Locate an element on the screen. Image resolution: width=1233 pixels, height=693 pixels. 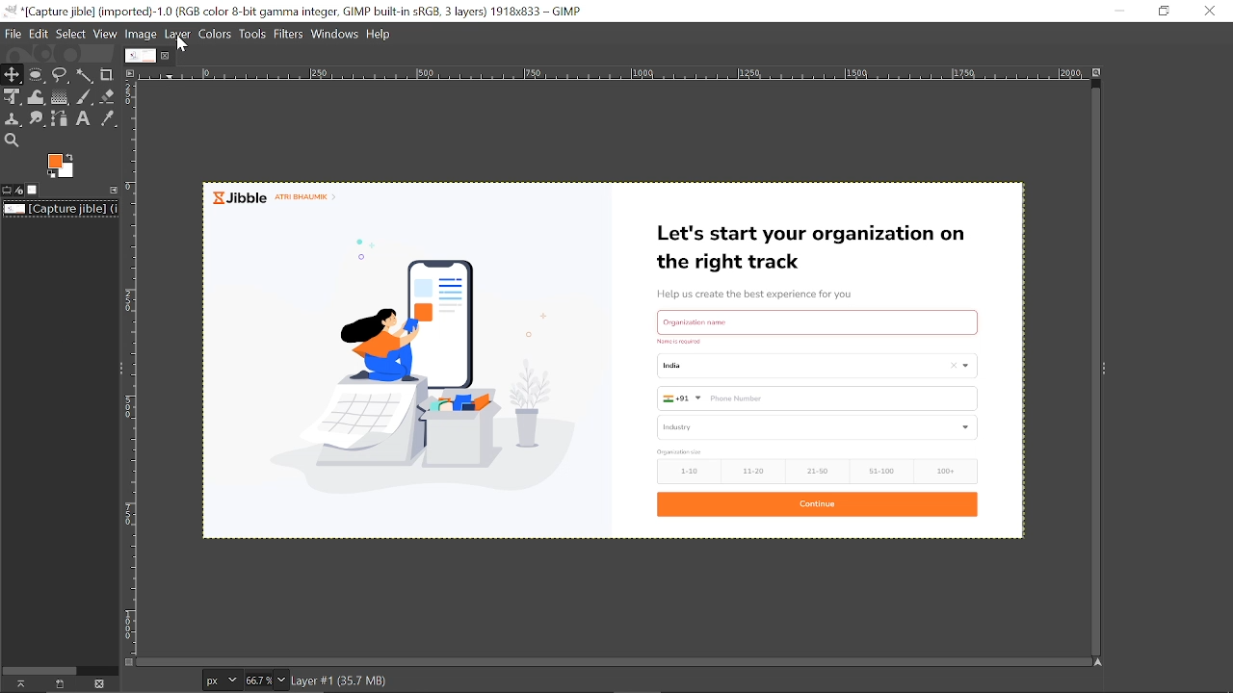
Image info is located at coordinates (395, 680).